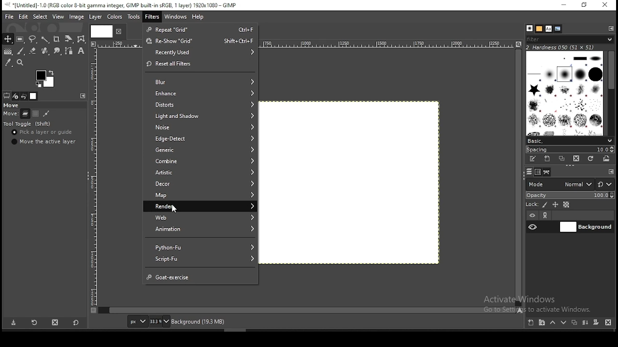 The width and height of the screenshot is (618, 347). What do you see at coordinates (571, 195) in the screenshot?
I see `opacity` at bounding box center [571, 195].